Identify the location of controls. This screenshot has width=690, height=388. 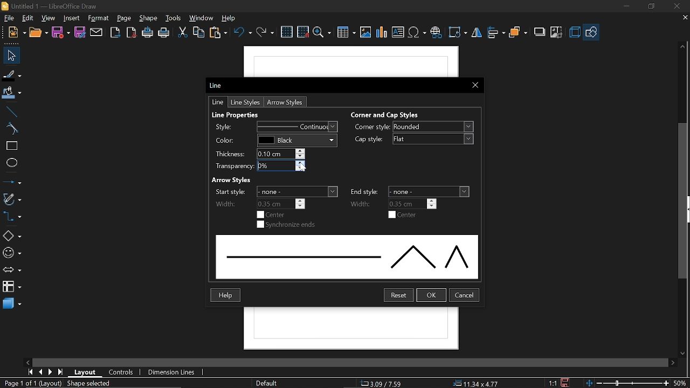
(121, 373).